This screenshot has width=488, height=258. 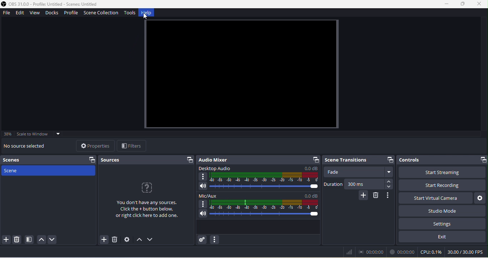 What do you see at coordinates (71, 14) in the screenshot?
I see `profile` at bounding box center [71, 14].